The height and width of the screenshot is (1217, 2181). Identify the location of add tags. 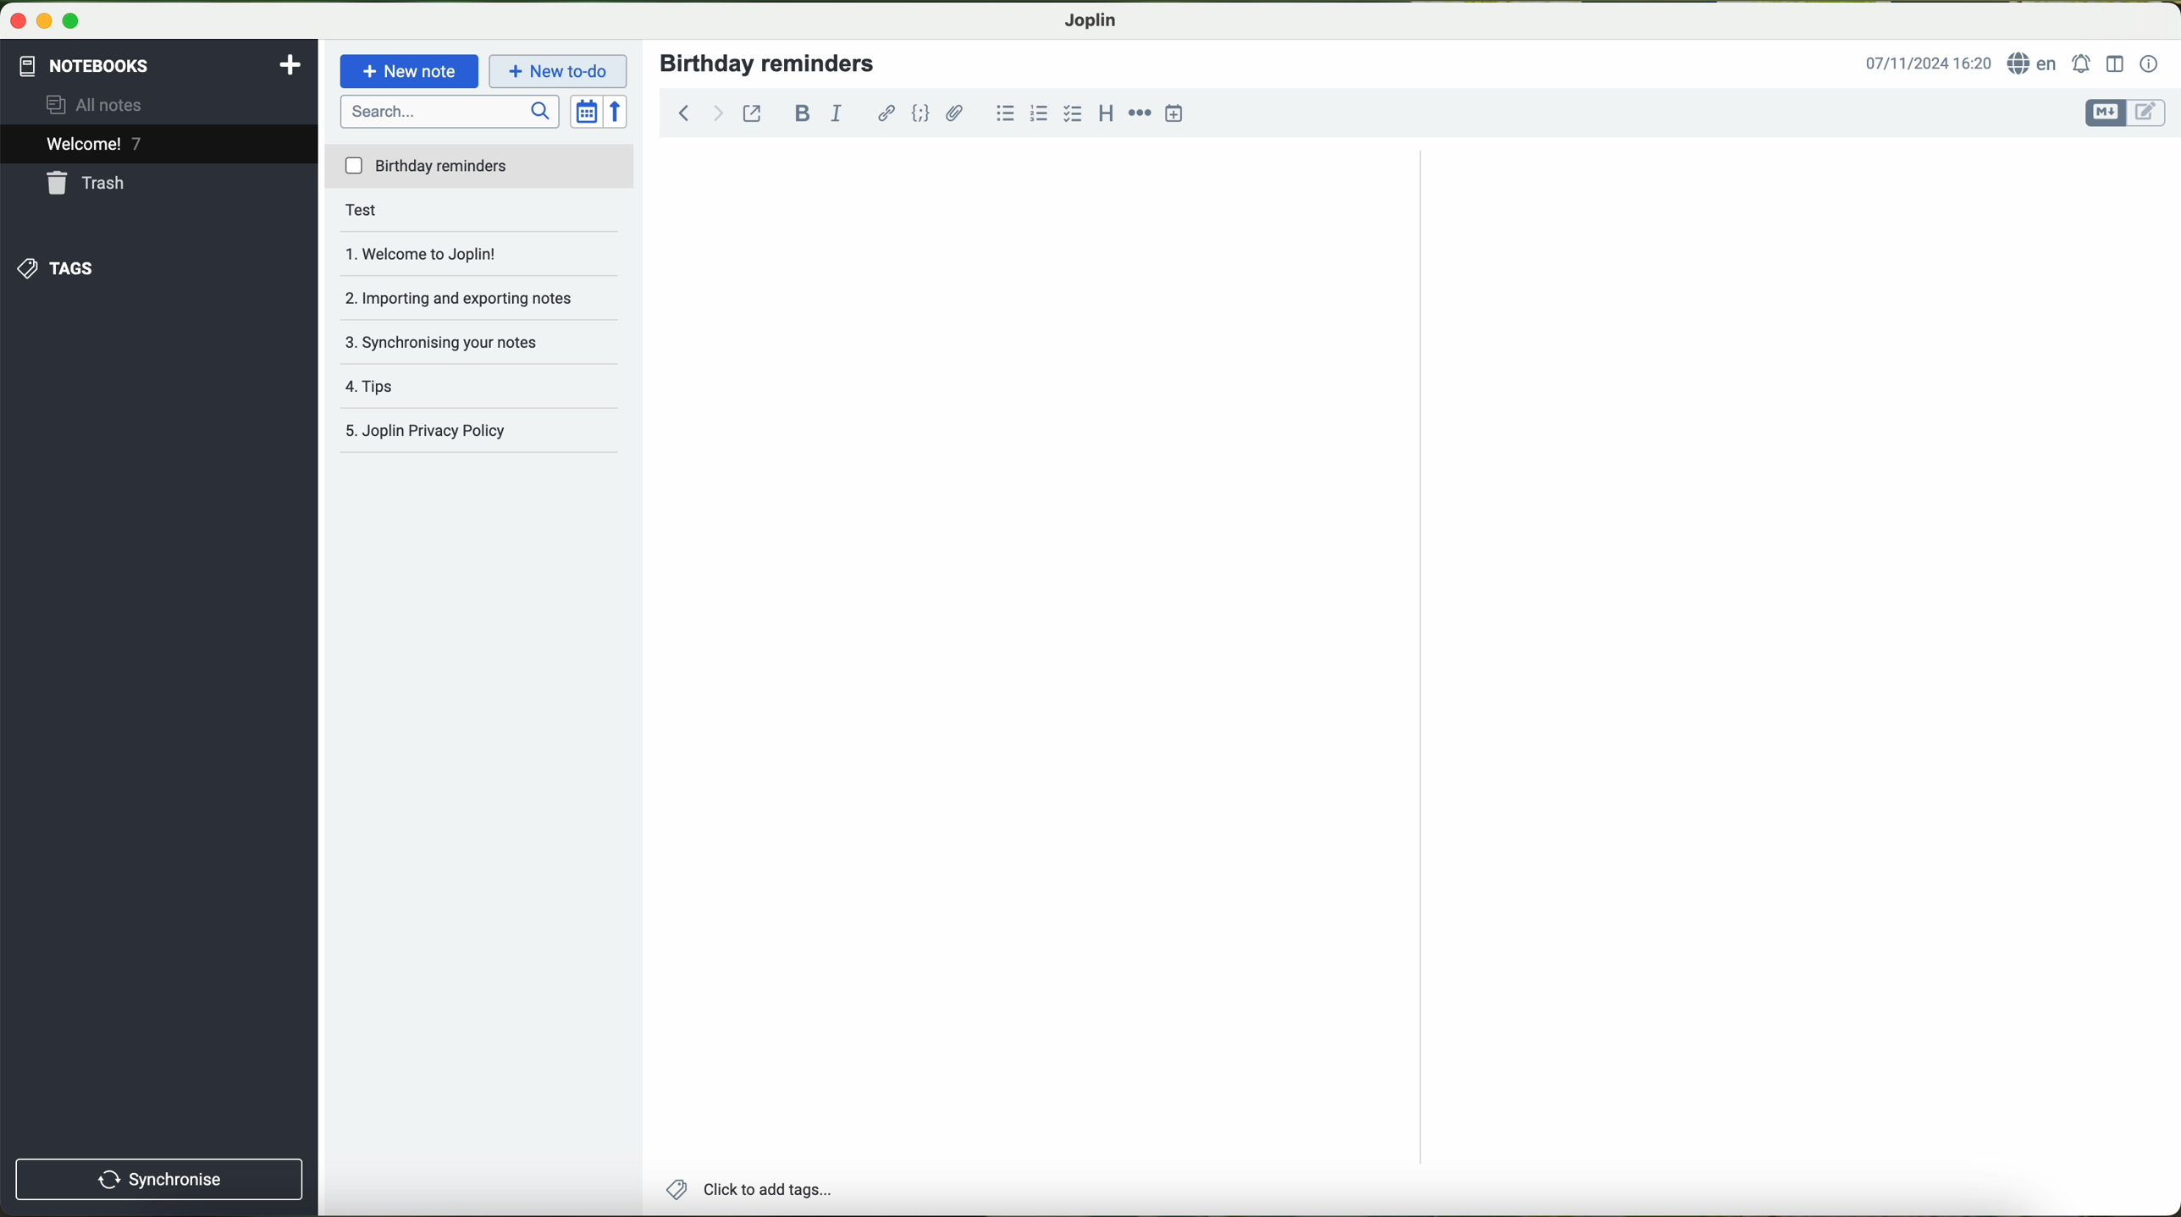
(754, 1189).